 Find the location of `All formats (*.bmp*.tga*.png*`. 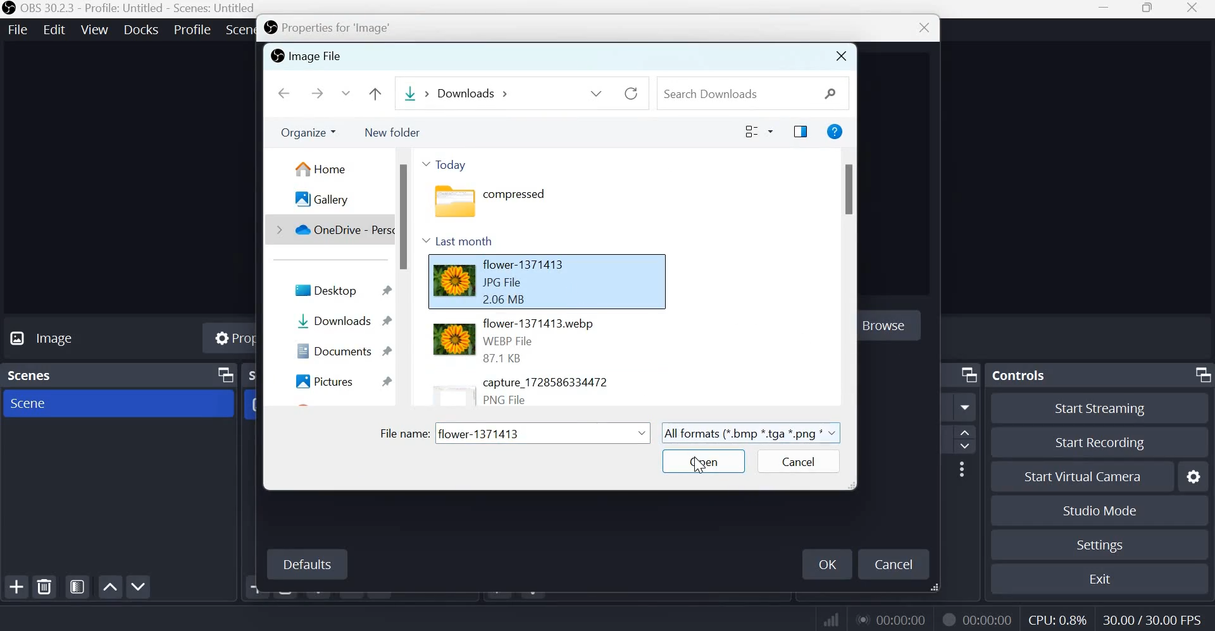

All formats (*.bmp*.tga*.png* is located at coordinates (749, 431).